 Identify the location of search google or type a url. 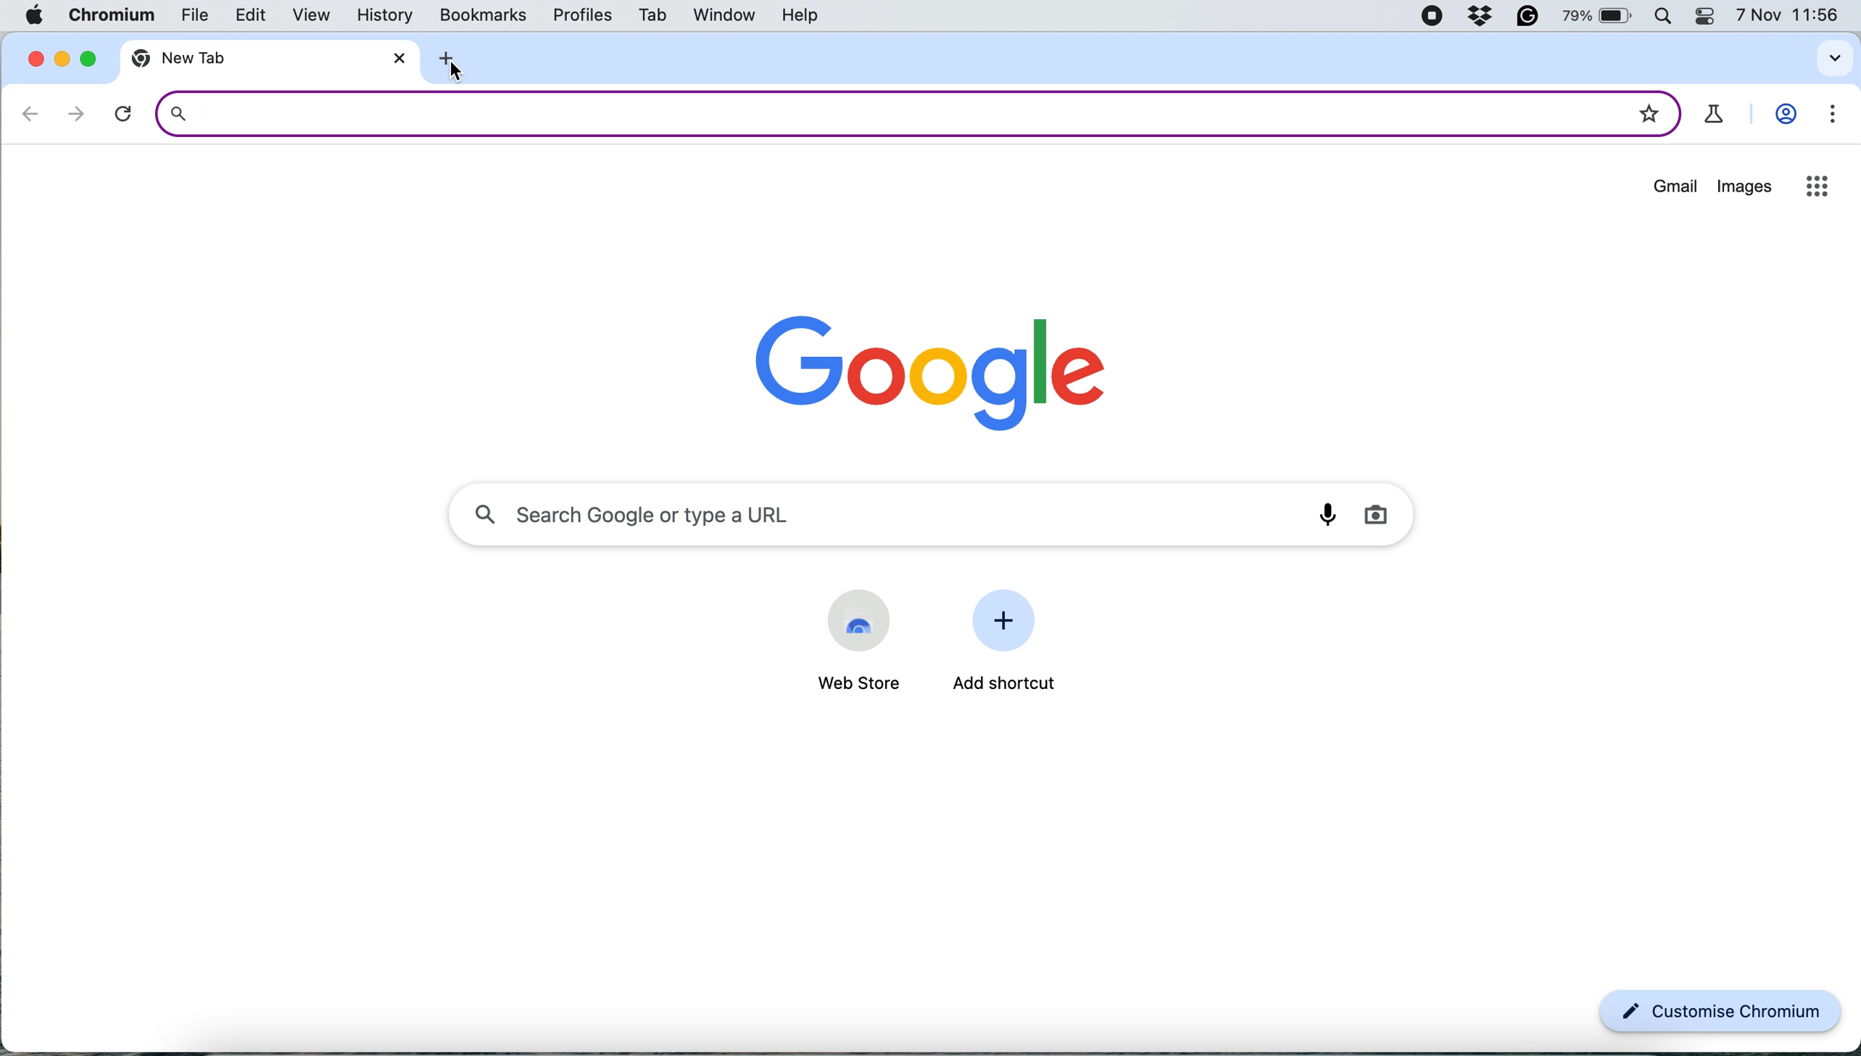
(934, 511).